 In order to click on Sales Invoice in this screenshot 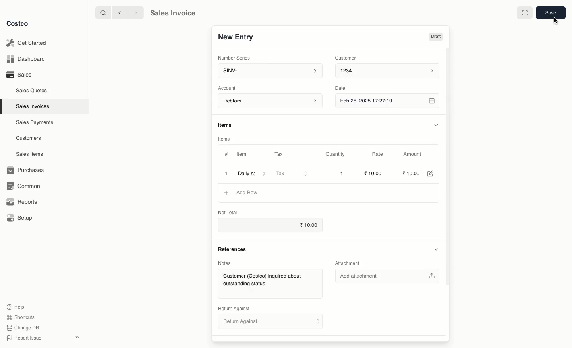, I will do `click(174, 13)`.